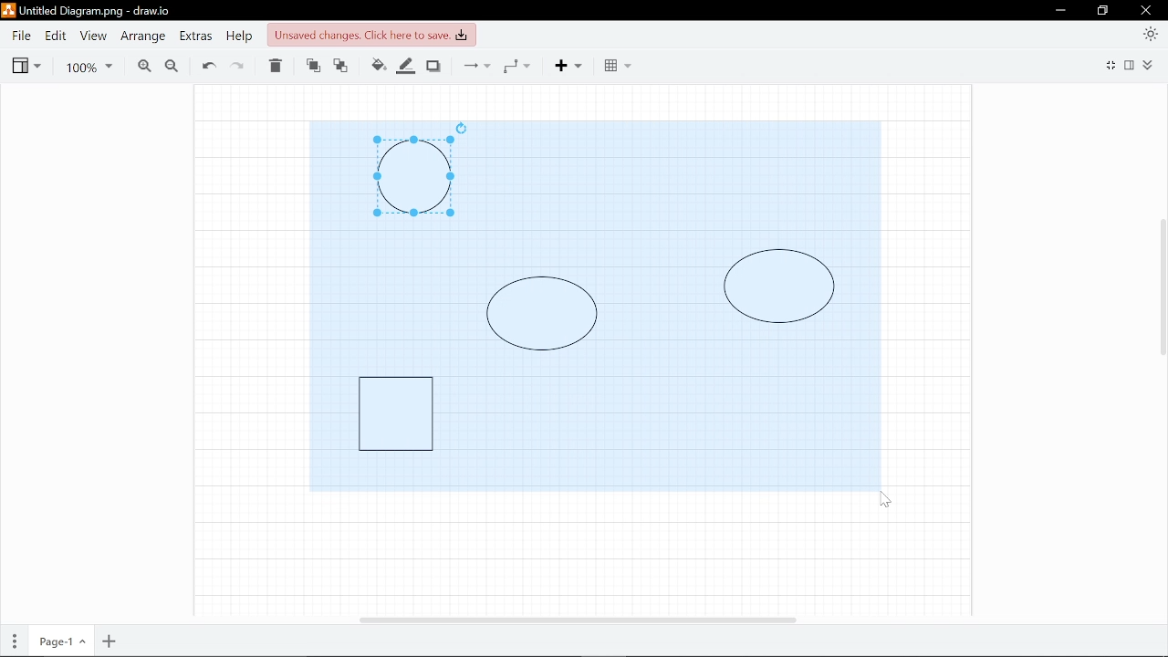 The image size is (1168, 657). What do you see at coordinates (91, 36) in the screenshot?
I see `View` at bounding box center [91, 36].